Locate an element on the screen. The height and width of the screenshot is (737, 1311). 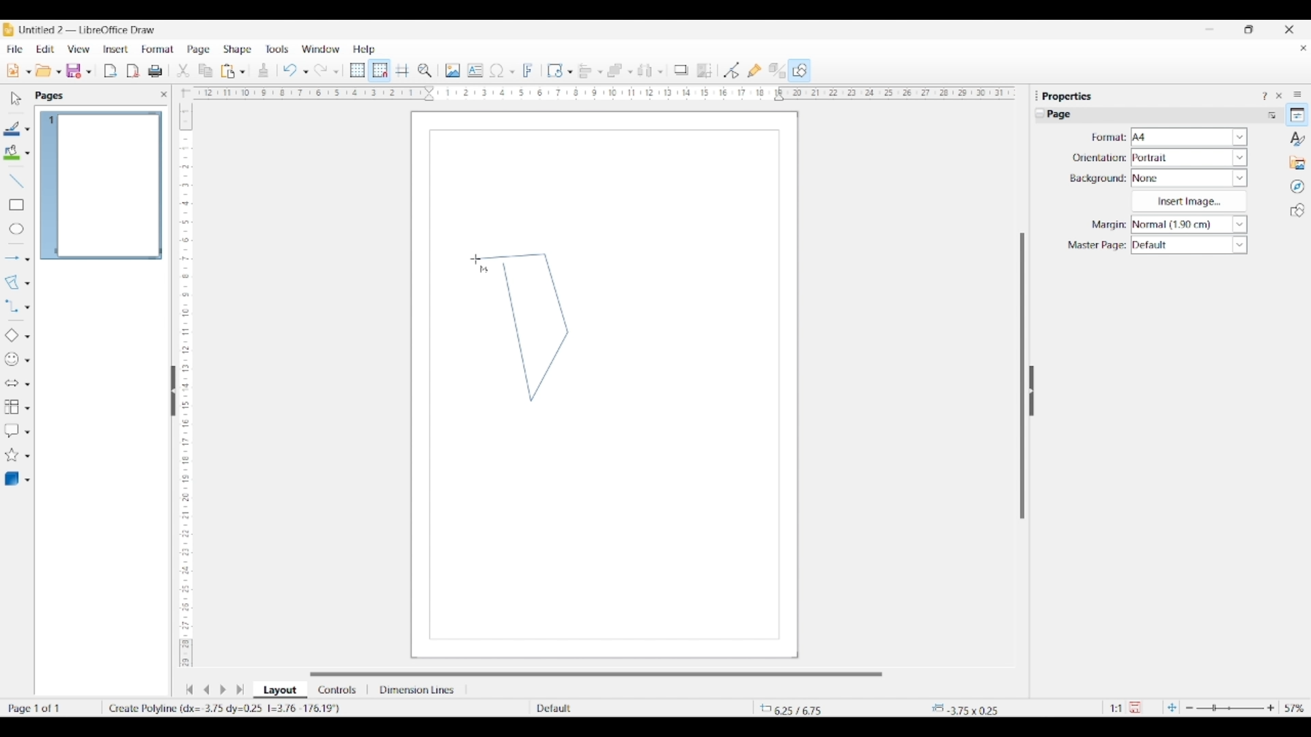
Indicates orientation settings is located at coordinates (1099, 158).